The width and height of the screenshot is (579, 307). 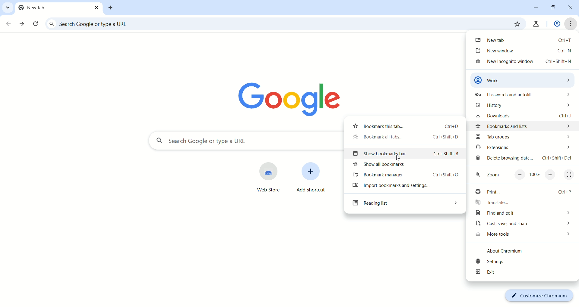 I want to click on show all bookmarks, so click(x=406, y=166).